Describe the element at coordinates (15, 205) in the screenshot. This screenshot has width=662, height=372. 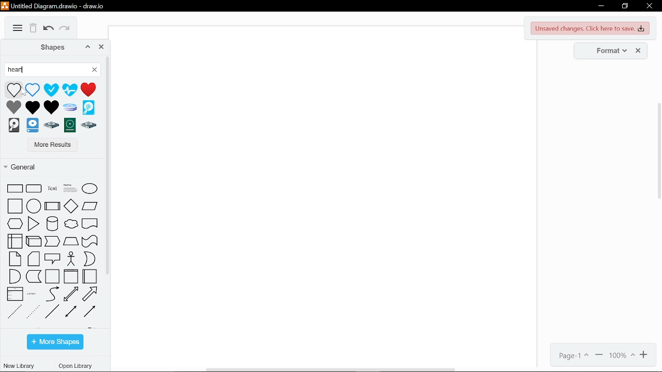
I see `square` at that location.